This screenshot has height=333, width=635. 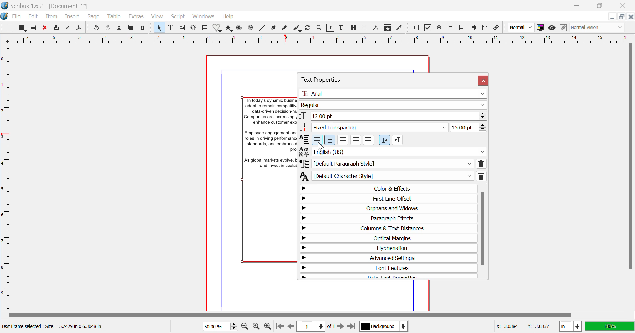 What do you see at coordinates (474, 28) in the screenshot?
I see `Pdf list box` at bounding box center [474, 28].